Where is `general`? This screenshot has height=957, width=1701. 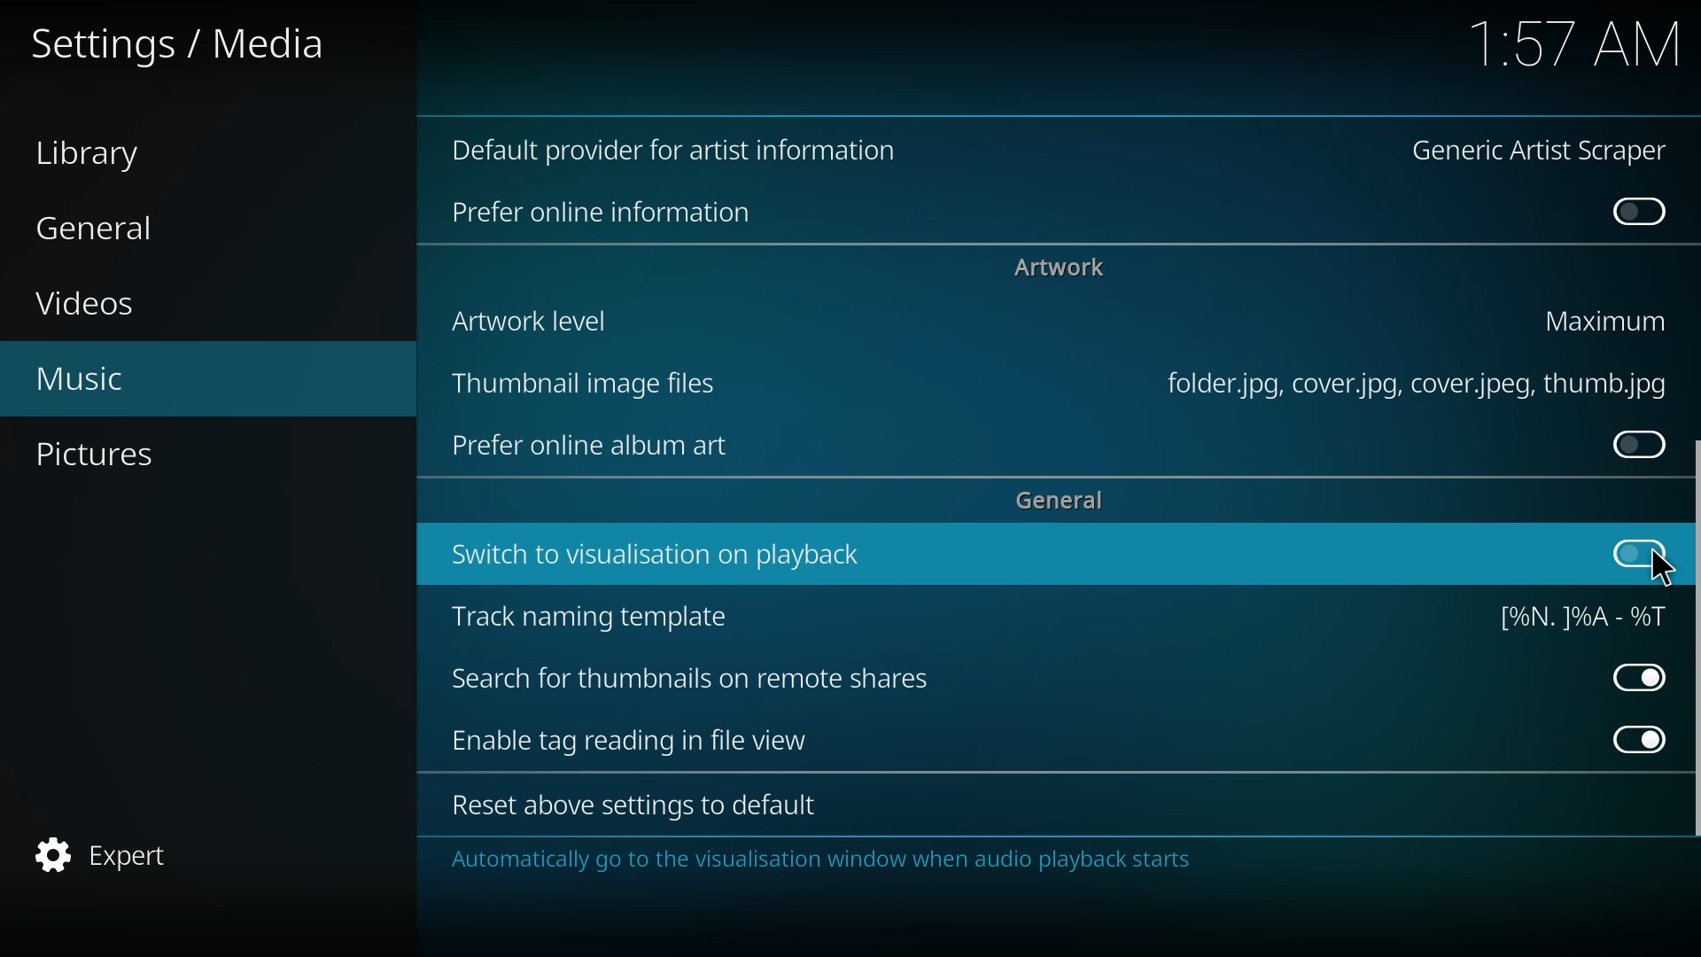 general is located at coordinates (1059, 502).